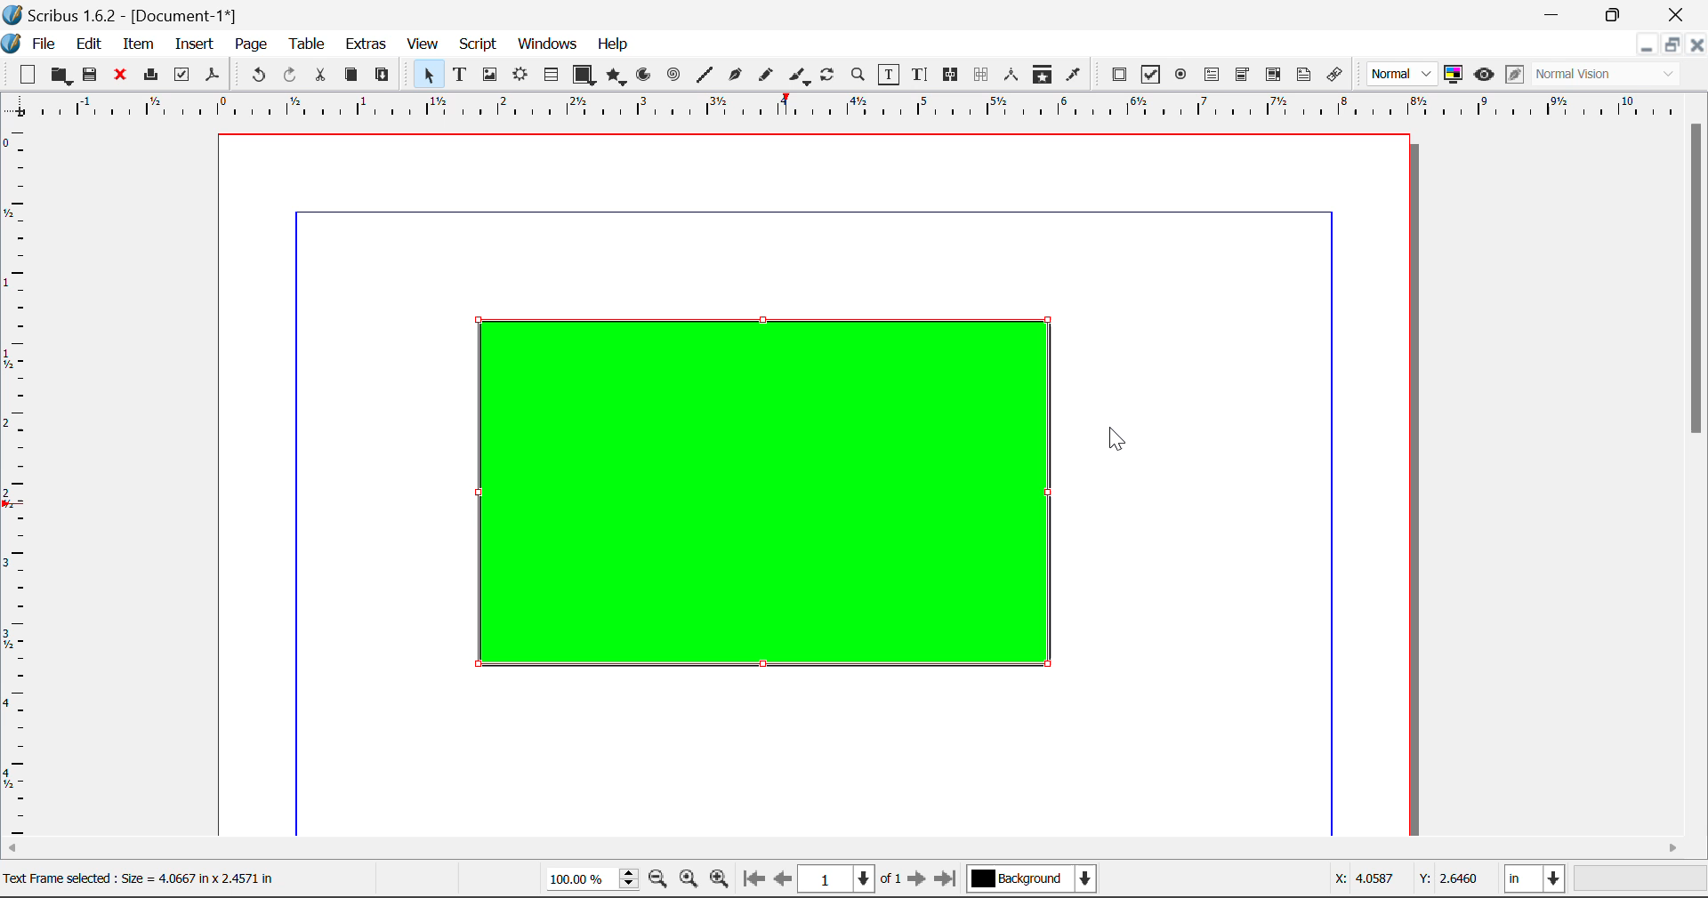 The image size is (1708, 898). What do you see at coordinates (689, 881) in the screenshot?
I see `Zoom to 100%` at bounding box center [689, 881].